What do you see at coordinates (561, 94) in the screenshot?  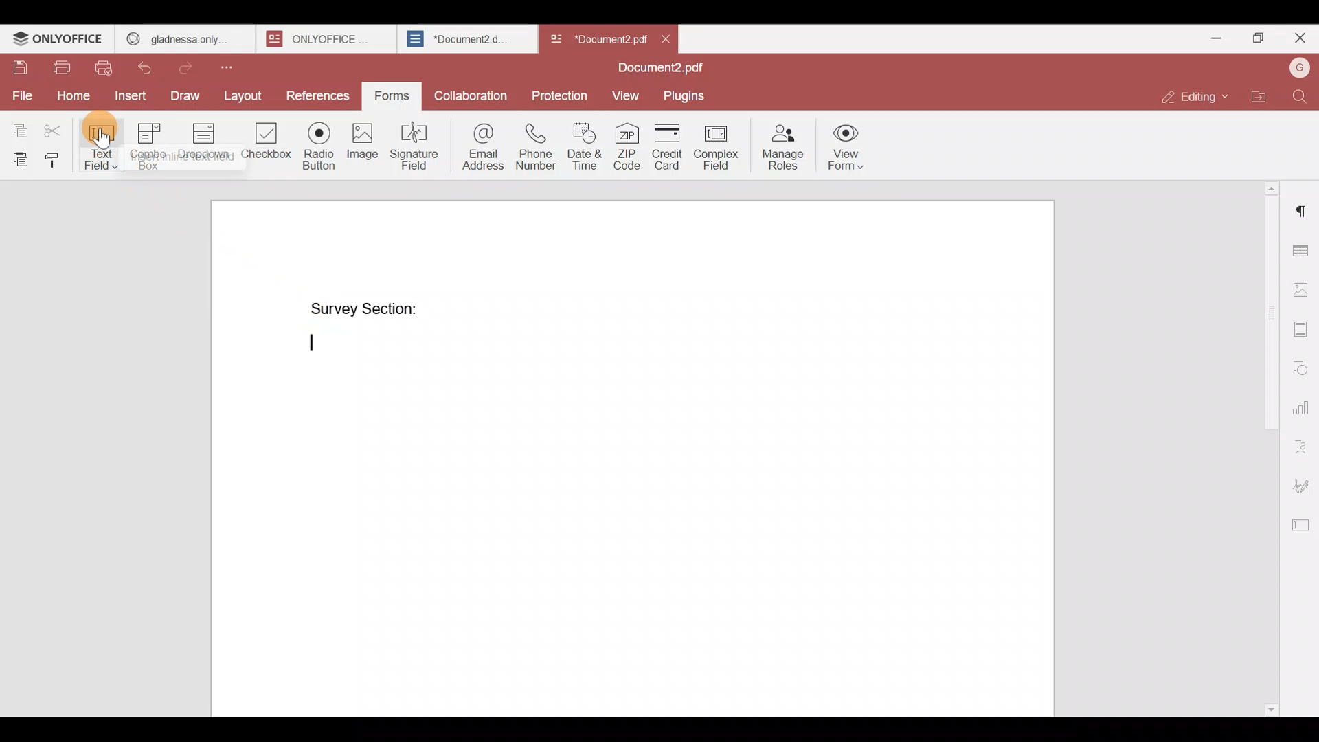 I see `Protection` at bounding box center [561, 94].